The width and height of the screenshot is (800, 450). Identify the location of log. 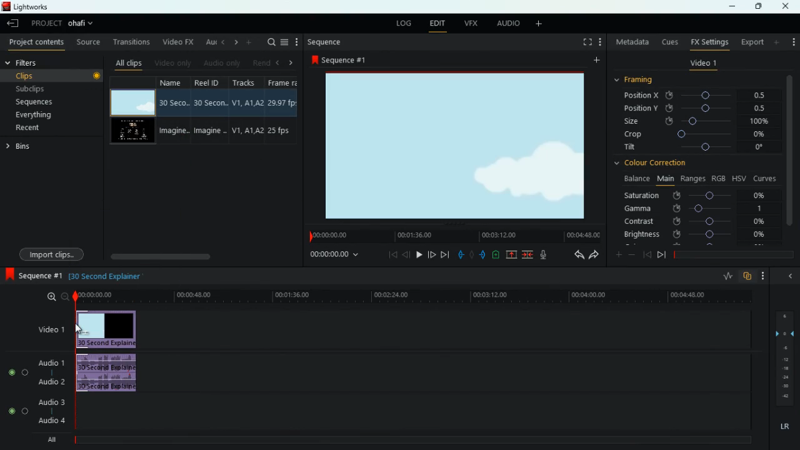
(406, 23).